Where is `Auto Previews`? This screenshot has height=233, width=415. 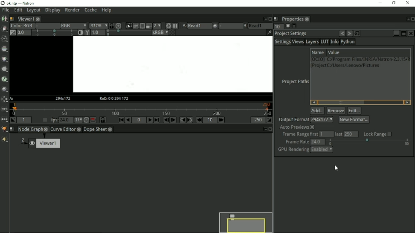 Auto Previews is located at coordinates (297, 127).